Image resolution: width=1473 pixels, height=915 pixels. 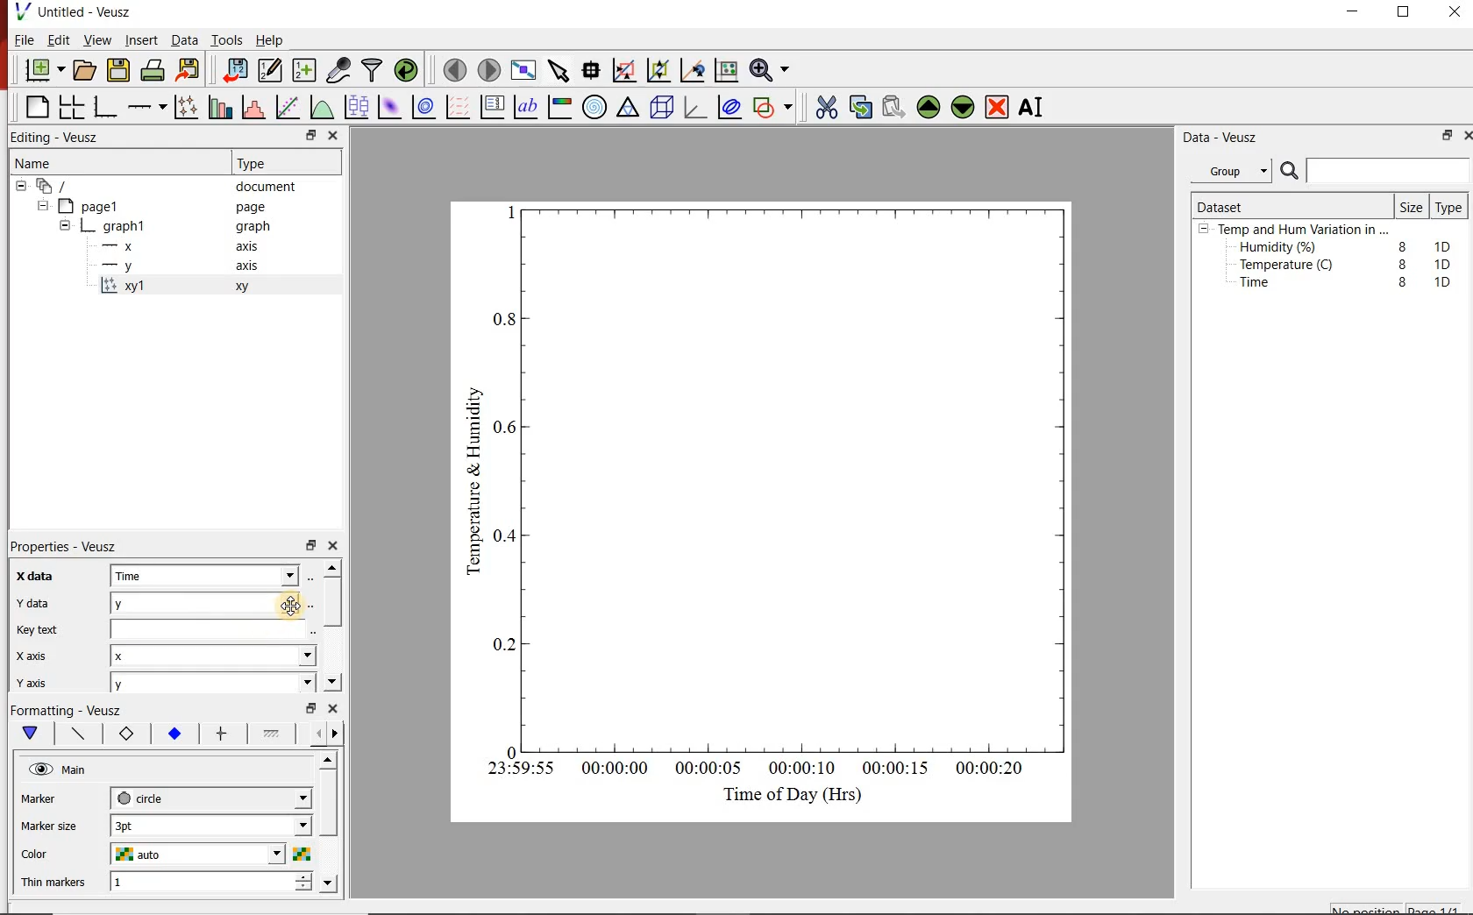 What do you see at coordinates (530, 106) in the screenshot?
I see `text label` at bounding box center [530, 106].